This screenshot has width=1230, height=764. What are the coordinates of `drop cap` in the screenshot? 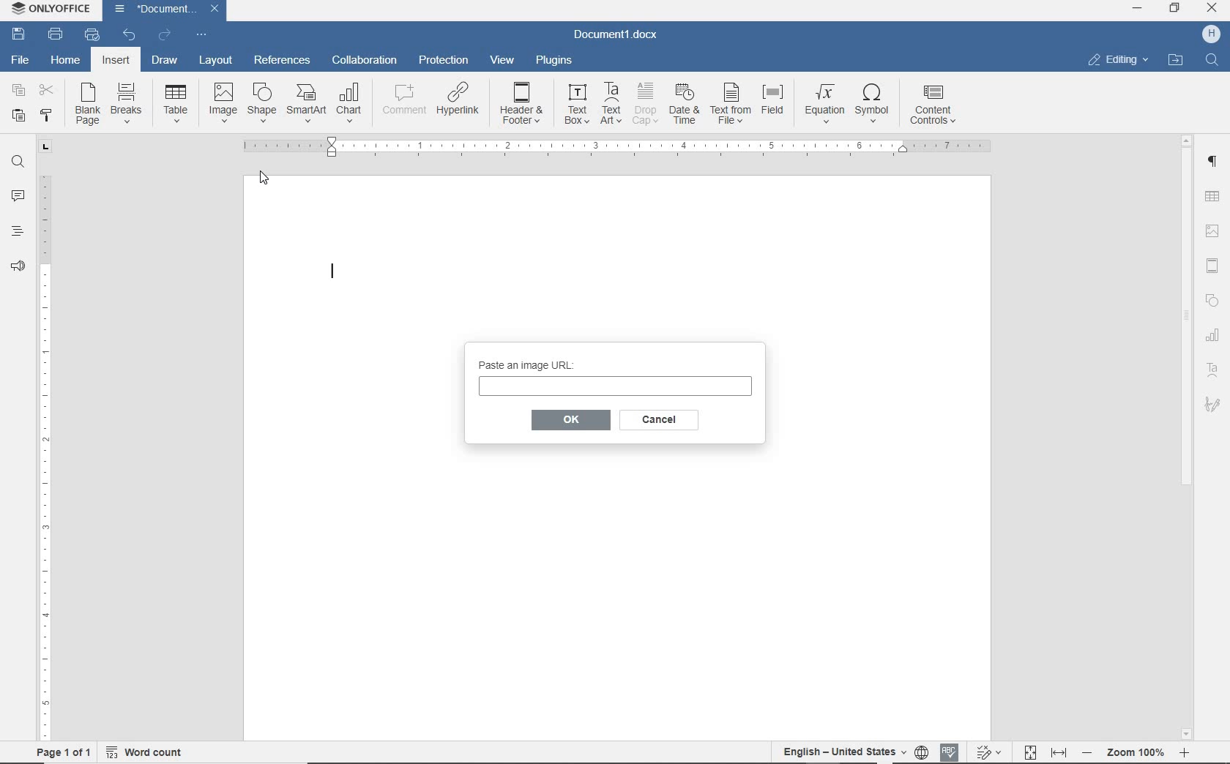 It's located at (646, 103).